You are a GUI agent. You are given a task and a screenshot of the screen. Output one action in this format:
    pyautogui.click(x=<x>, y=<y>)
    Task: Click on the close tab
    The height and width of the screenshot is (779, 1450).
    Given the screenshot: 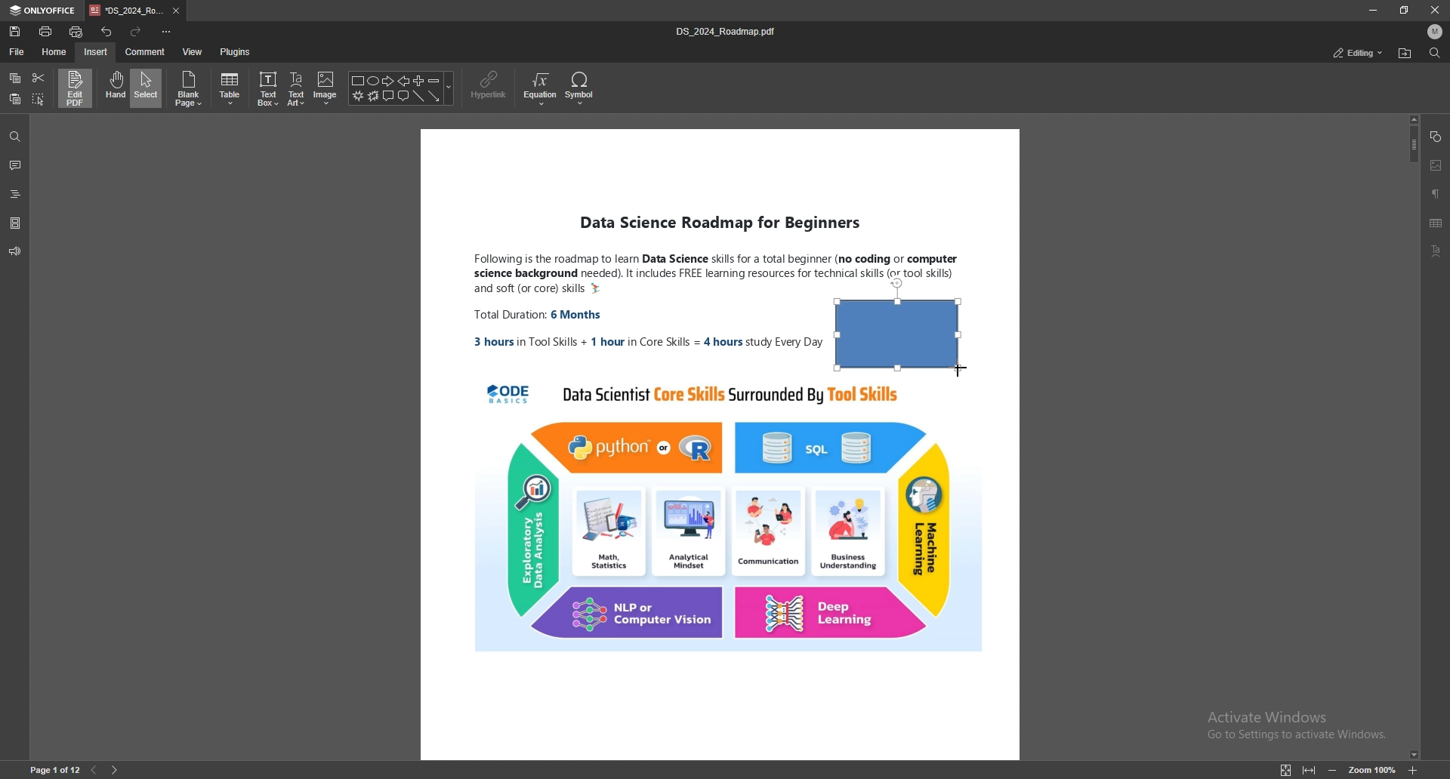 What is the action you would take?
    pyautogui.click(x=177, y=11)
    